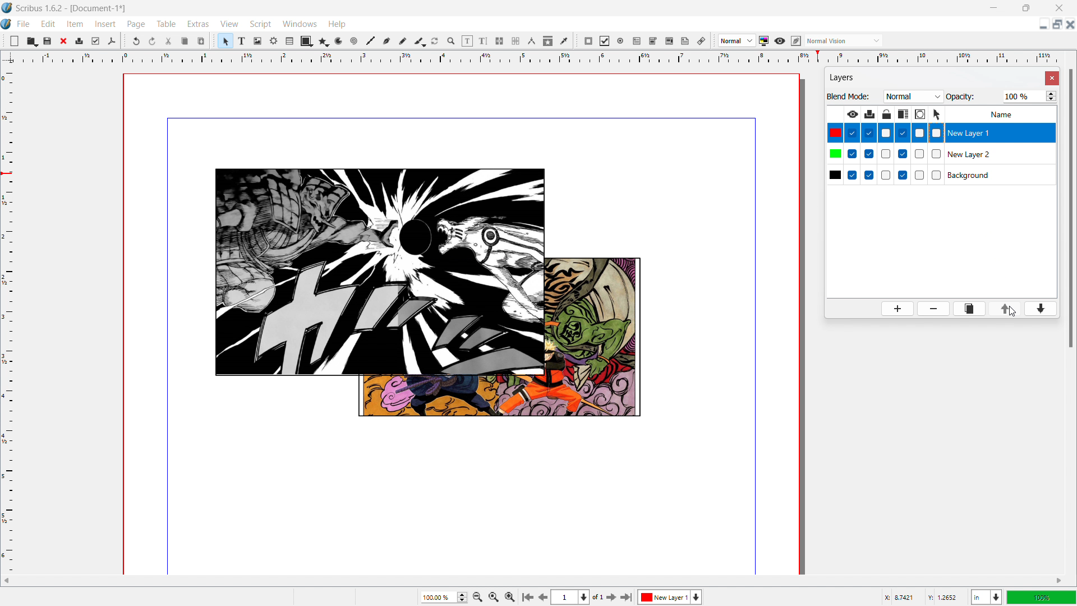  I want to click on vertical ruler, so click(8, 319).